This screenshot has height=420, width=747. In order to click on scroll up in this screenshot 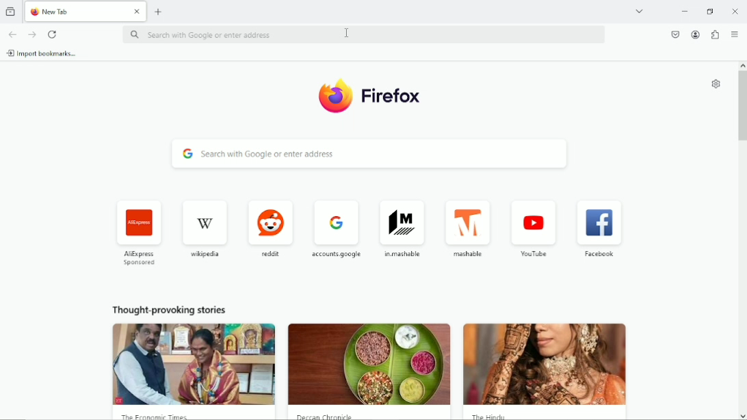, I will do `click(742, 64)`.